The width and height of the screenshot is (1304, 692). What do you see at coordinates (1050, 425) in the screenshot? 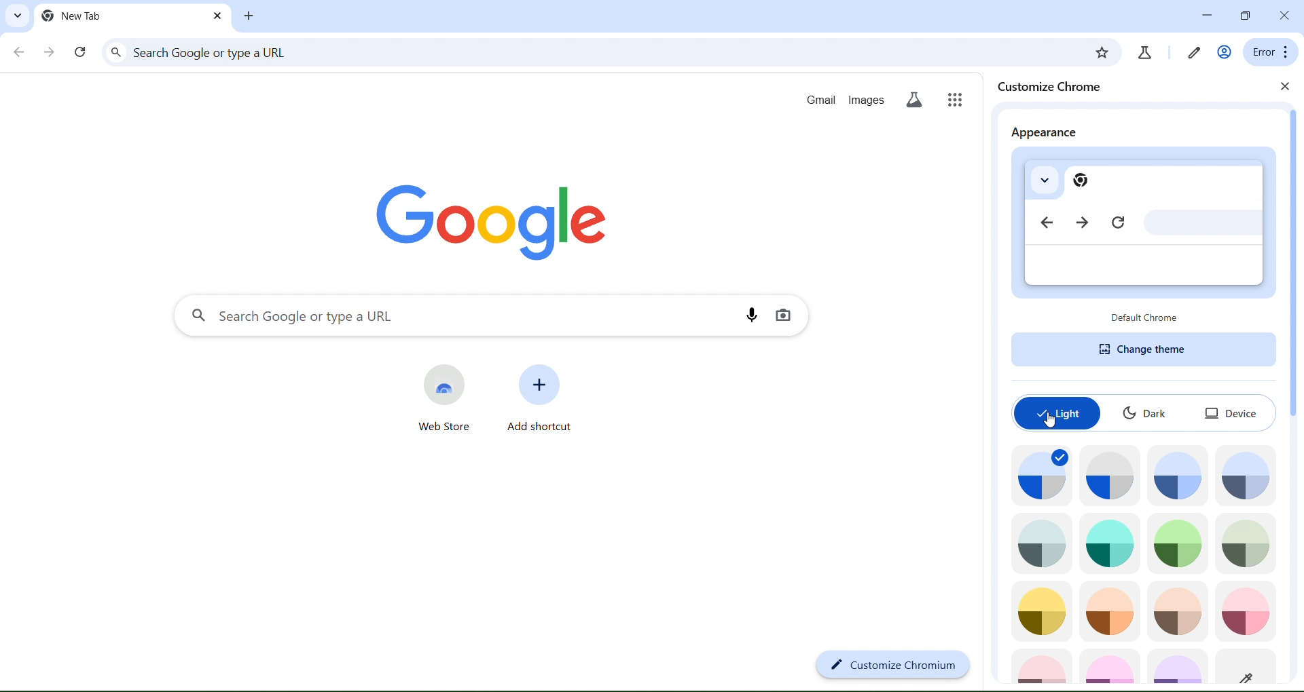
I see `cursor` at bounding box center [1050, 425].